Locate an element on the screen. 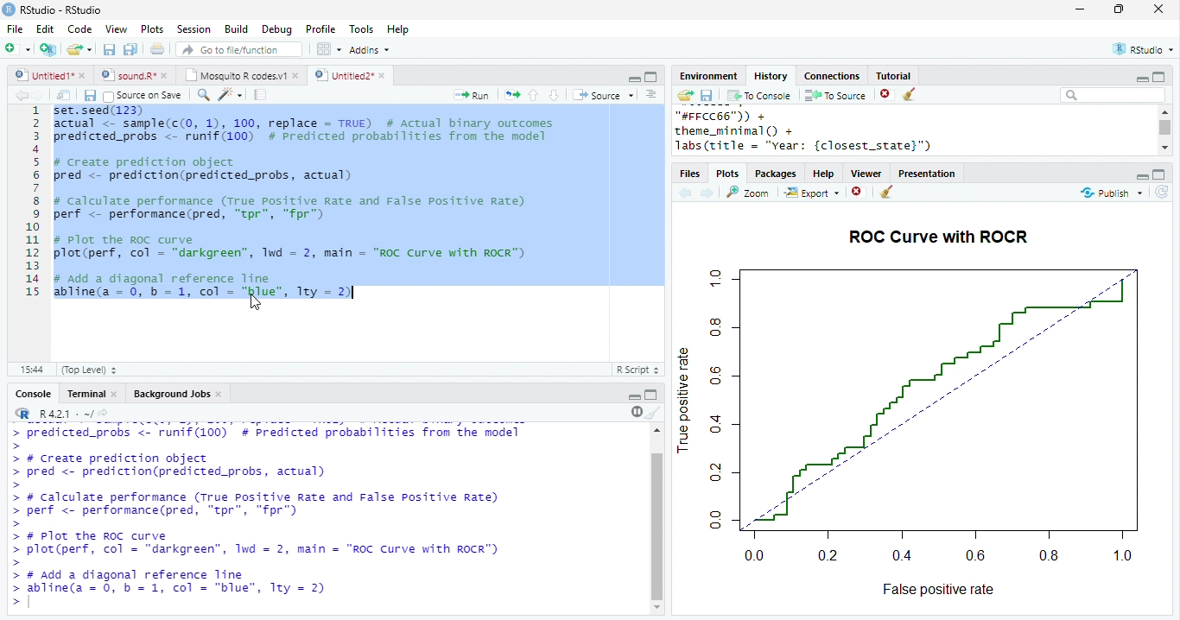 This screenshot has height=620, width=1180. # Plot the ROC curveplot(perf, col - "darkgreen”, 1wd = 2, main = "ROC Curve with ROCR") is located at coordinates (292, 248).